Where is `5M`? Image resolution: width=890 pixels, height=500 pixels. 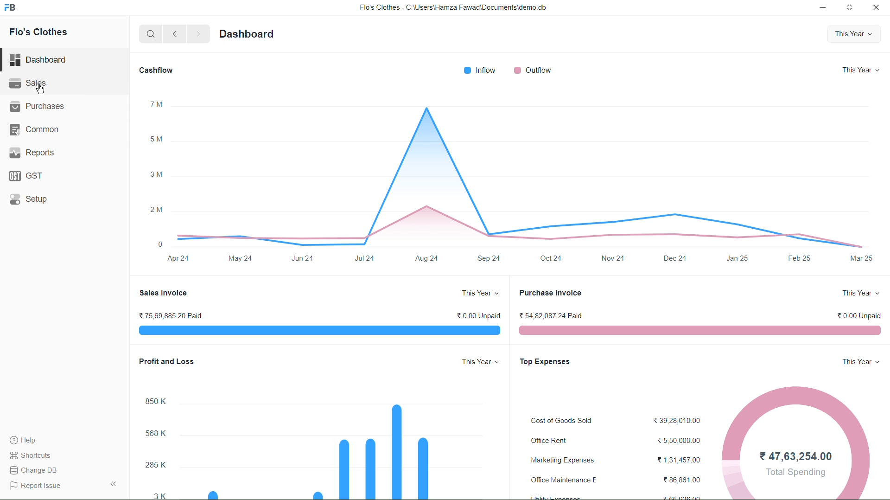
5M is located at coordinates (156, 138).